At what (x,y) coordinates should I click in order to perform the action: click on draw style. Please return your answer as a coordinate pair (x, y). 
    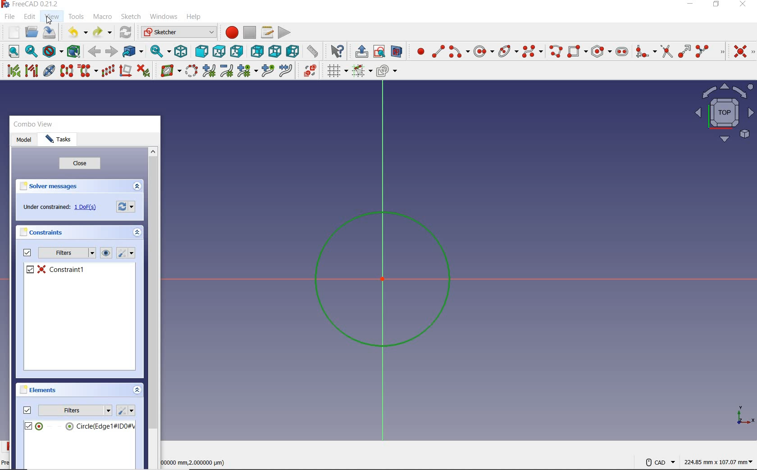
    Looking at the image, I should click on (52, 52).